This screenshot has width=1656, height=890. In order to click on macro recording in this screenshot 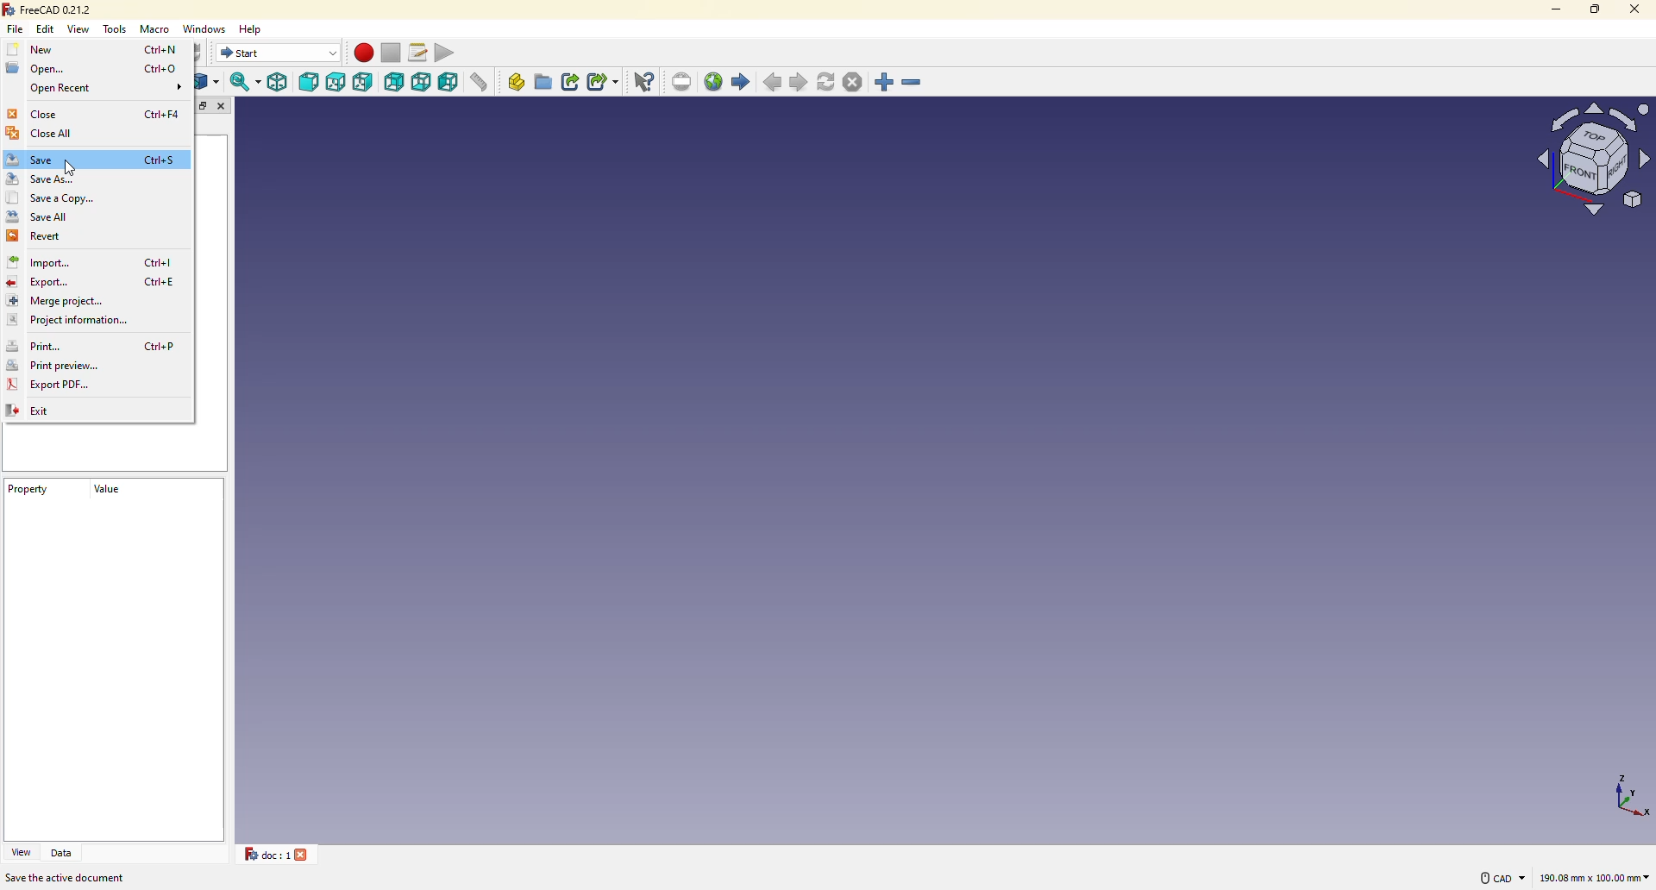, I will do `click(363, 53)`.